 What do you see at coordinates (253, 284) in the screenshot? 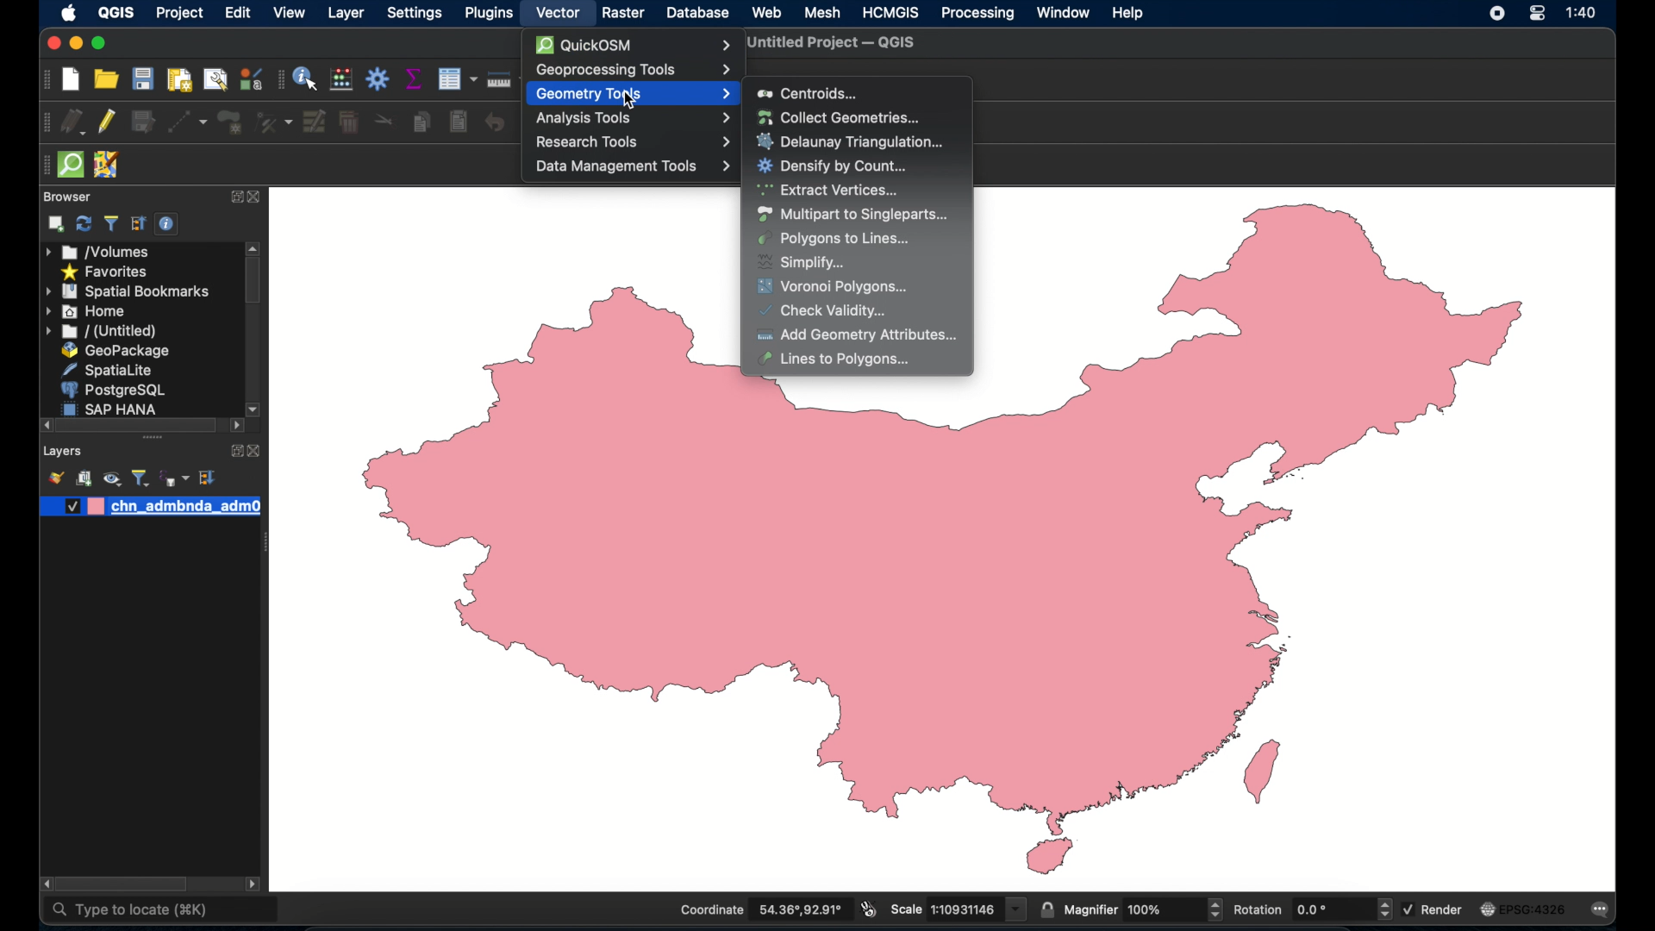
I see `scroll box` at bounding box center [253, 284].